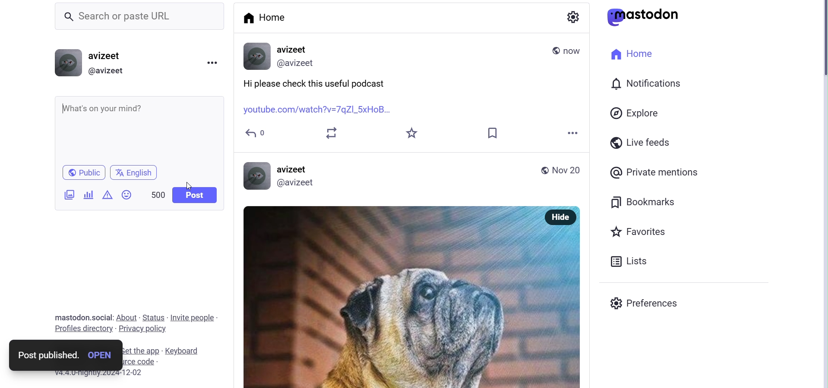 The width and height of the screenshot is (828, 388). What do you see at coordinates (633, 56) in the screenshot?
I see `home` at bounding box center [633, 56].